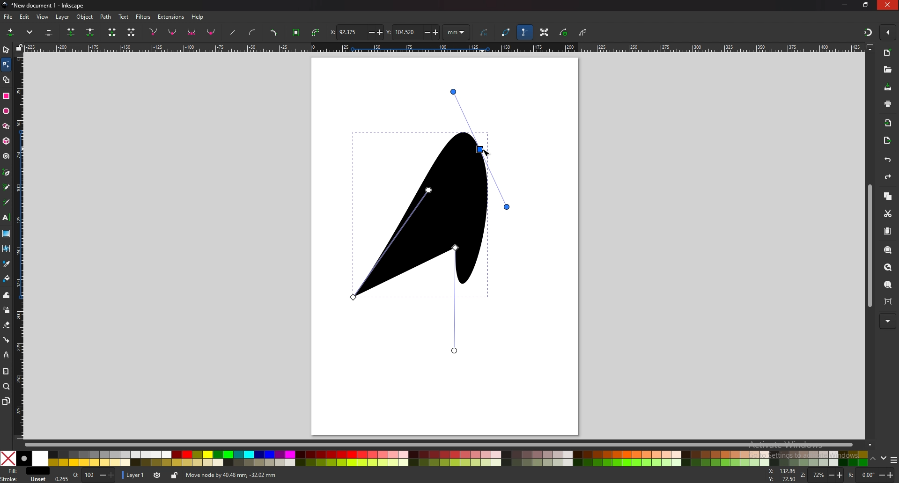 The image size is (899, 483). I want to click on open, so click(888, 70).